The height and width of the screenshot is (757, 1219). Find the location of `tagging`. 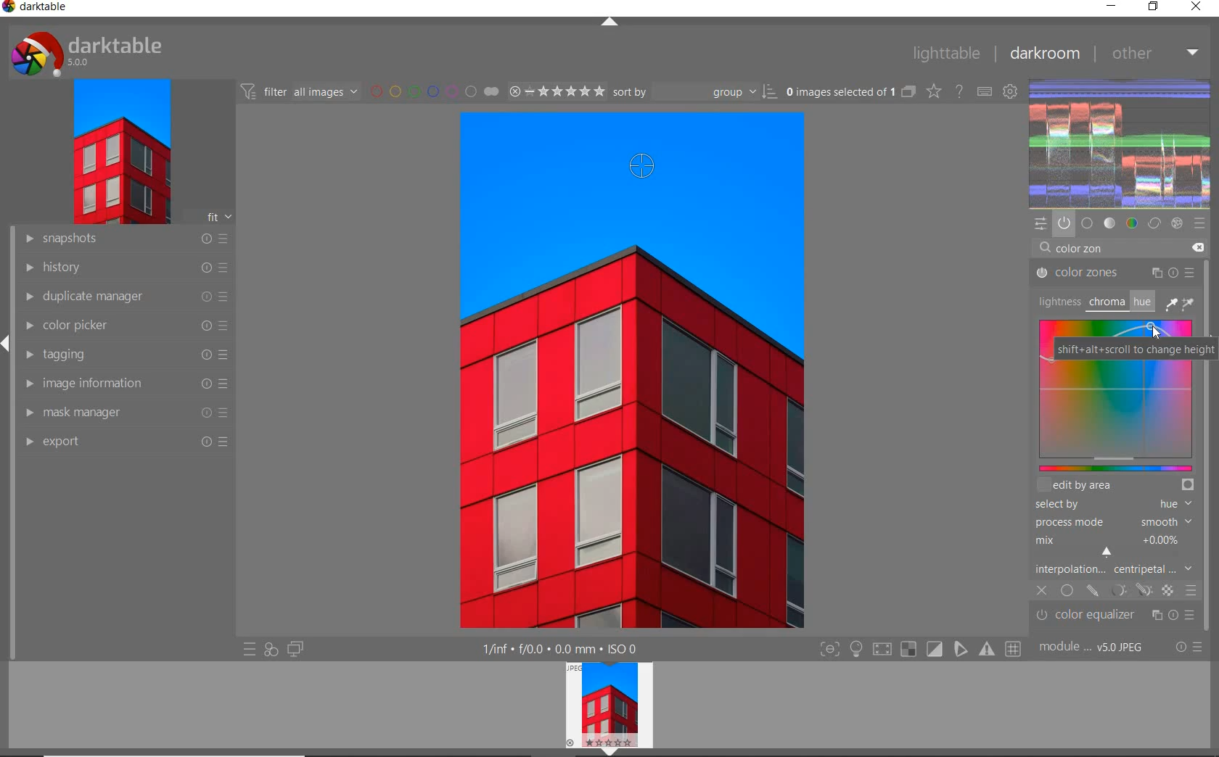

tagging is located at coordinates (123, 355).